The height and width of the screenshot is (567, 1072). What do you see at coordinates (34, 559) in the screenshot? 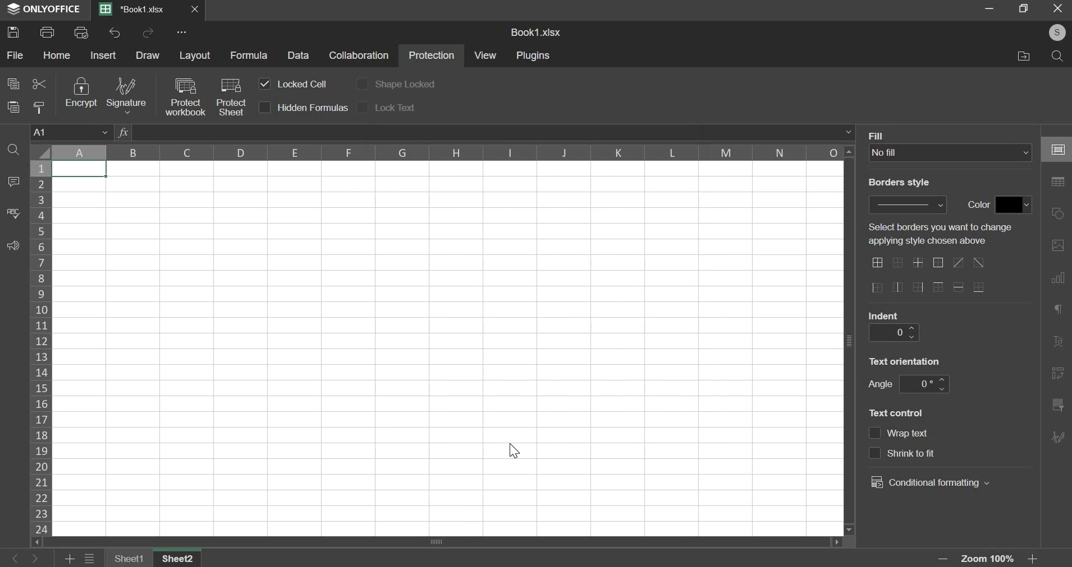
I see `right` at bounding box center [34, 559].